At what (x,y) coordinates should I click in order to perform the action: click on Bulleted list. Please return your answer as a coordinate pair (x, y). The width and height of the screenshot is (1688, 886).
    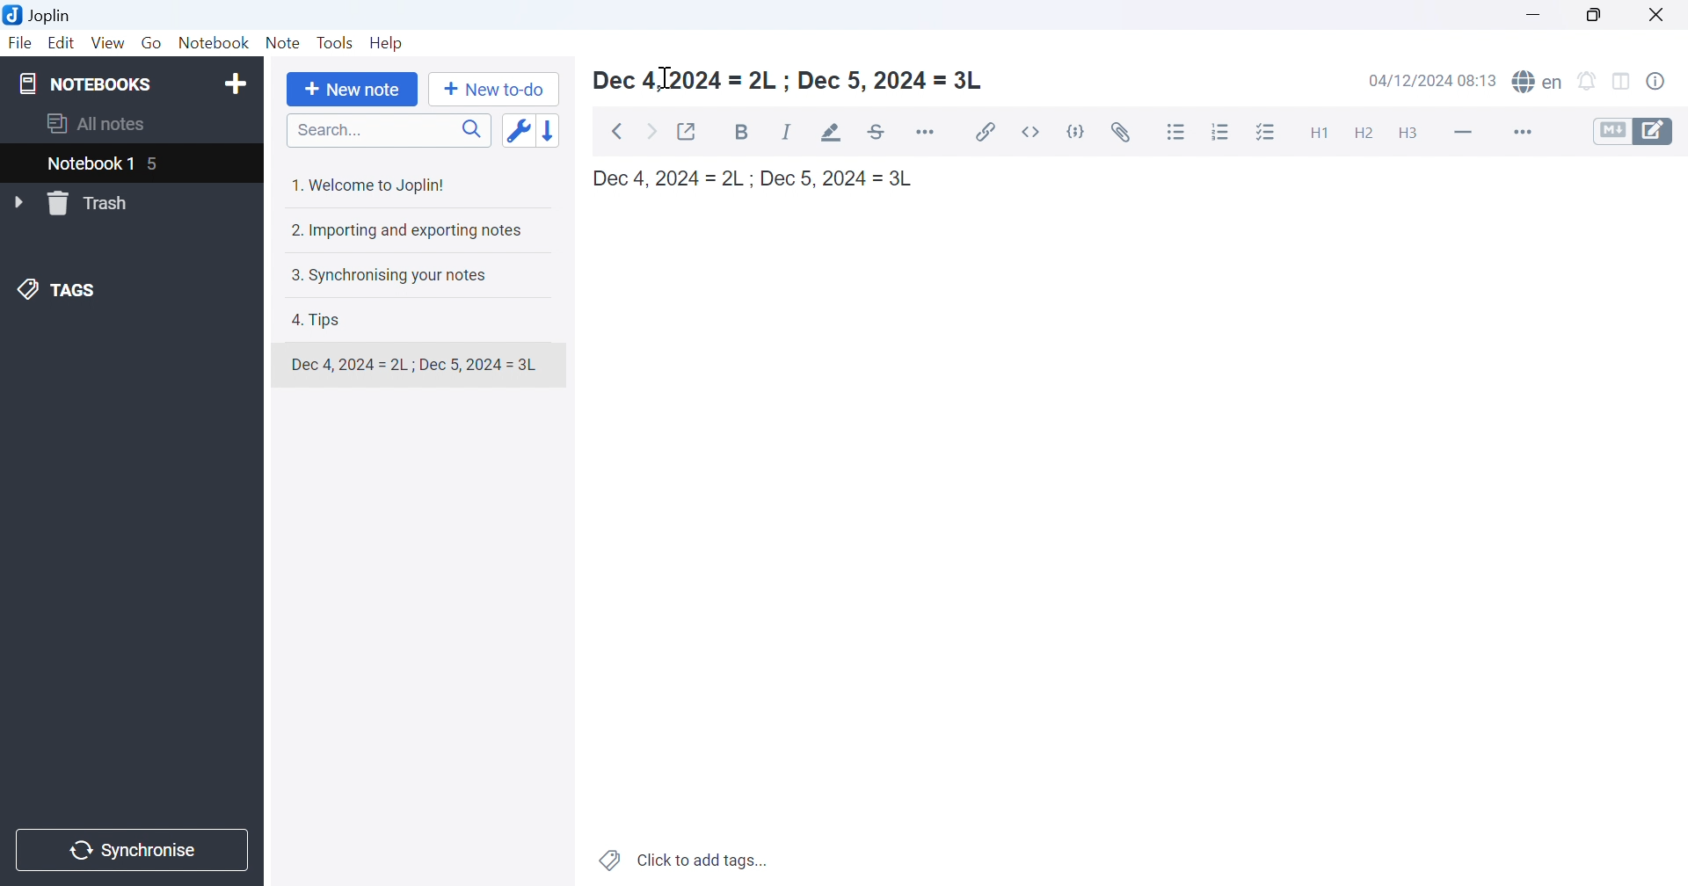
    Looking at the image, I should click on (1179, 133).